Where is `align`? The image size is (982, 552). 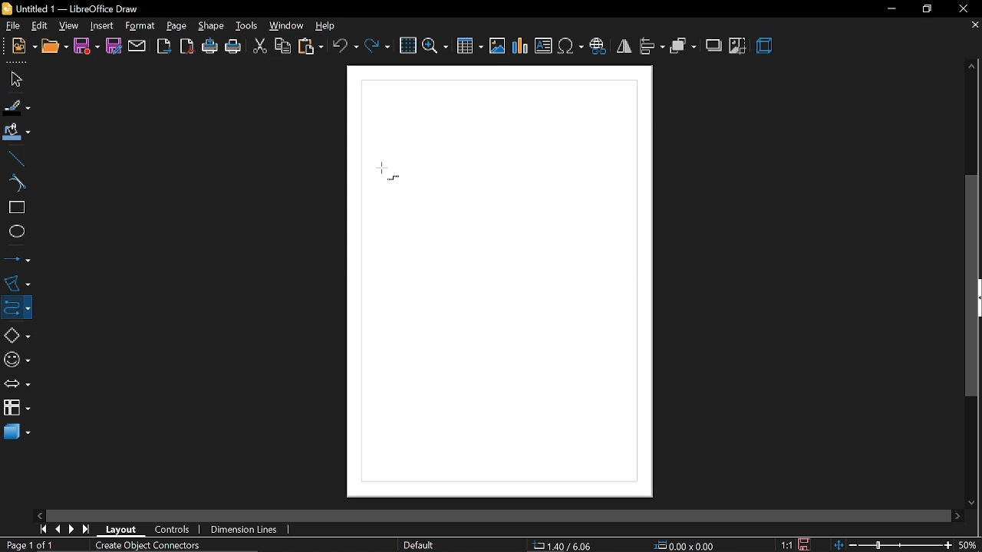
align is located at coordinates (652, 48).